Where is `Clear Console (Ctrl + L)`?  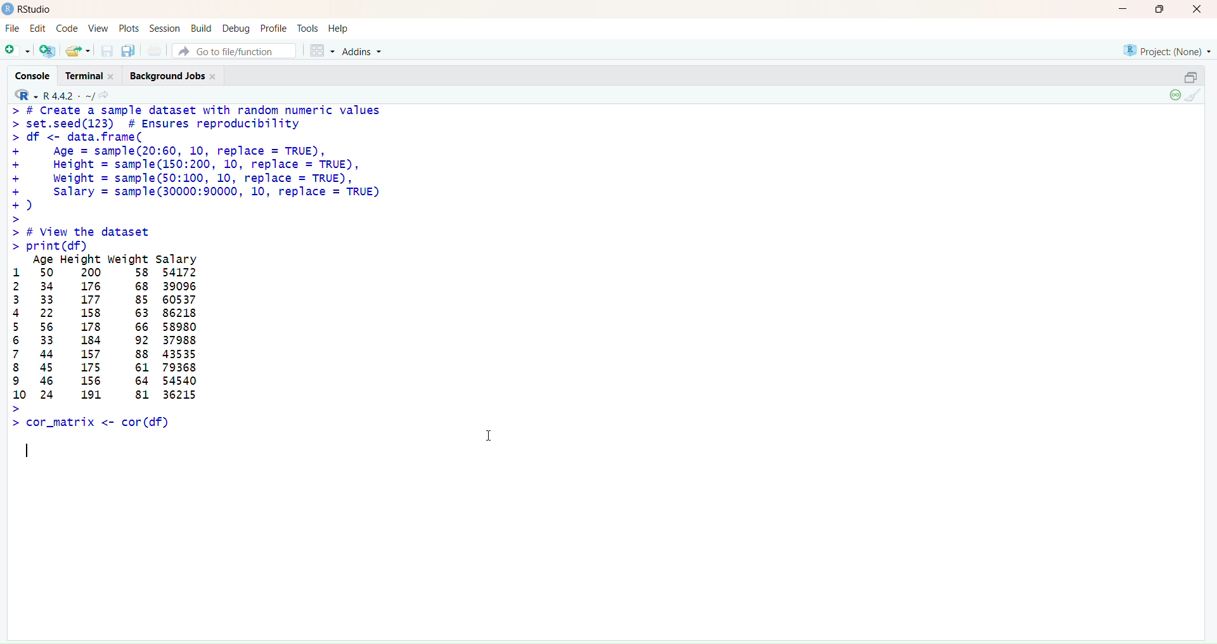 Clear Console (Ctrl + L) is located at coordinates (1195, 96).